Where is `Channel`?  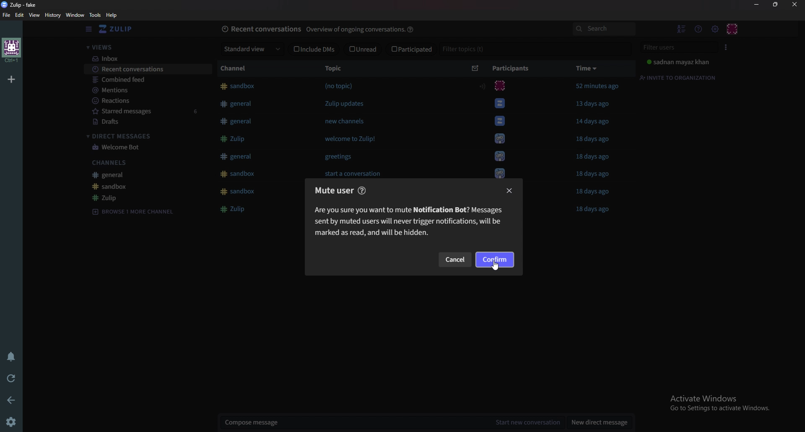 Channel is located at coordinates (238, 68).